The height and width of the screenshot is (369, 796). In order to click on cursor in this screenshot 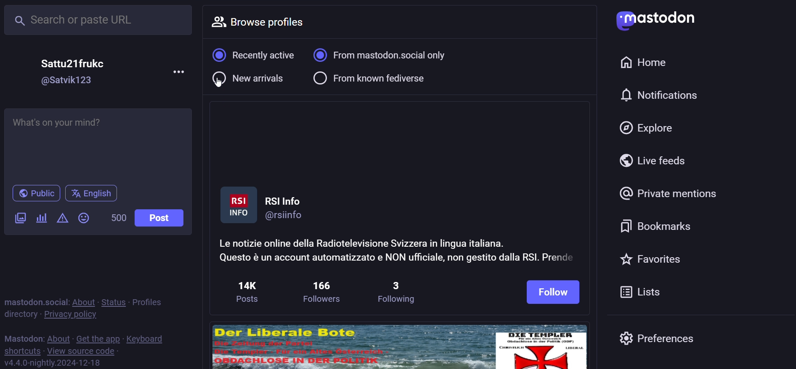, I will do `click(218, 85)`.